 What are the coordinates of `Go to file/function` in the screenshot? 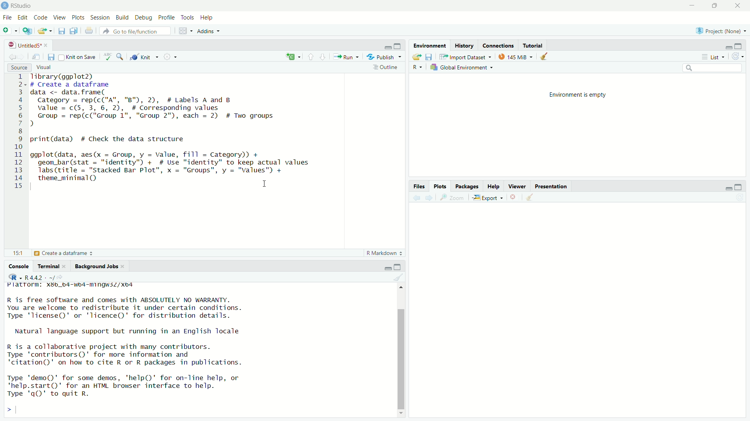 It's located at (136, 31).